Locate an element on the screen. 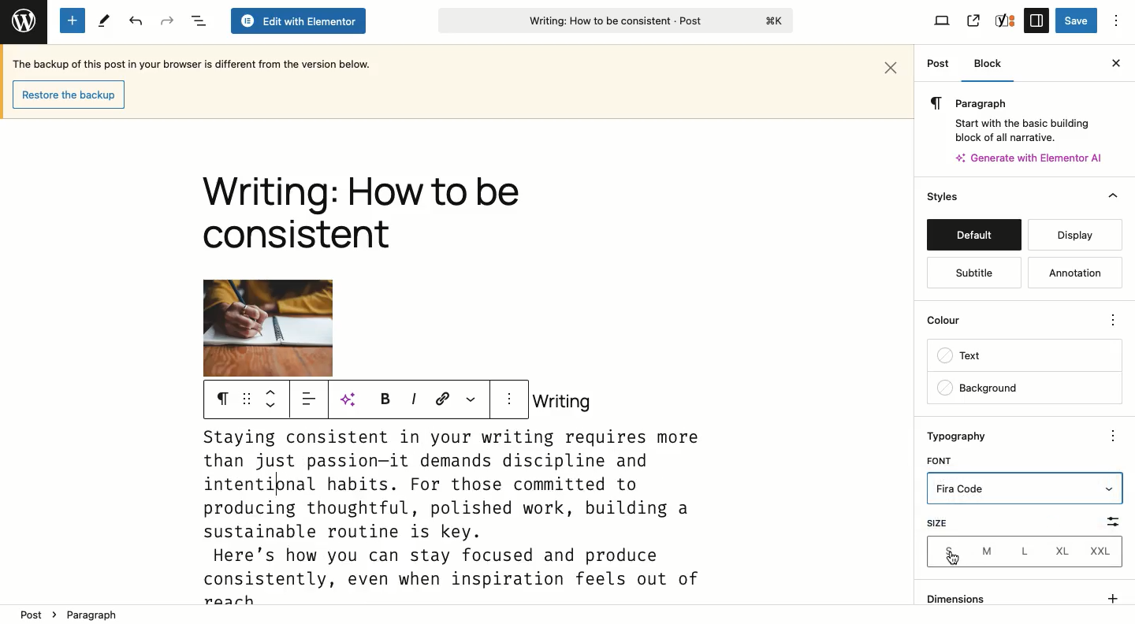  Fira code is located at coordinates (1026, 490).